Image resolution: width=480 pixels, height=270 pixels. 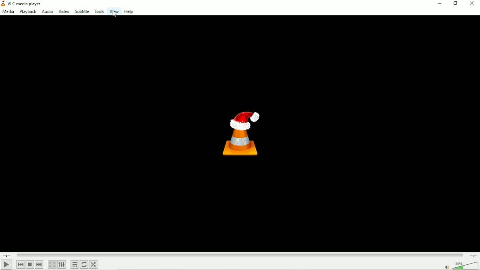 What do you see at coordinates (99, 10) in the screenshot?
I see `Tools` at bounding box center [99, 10].